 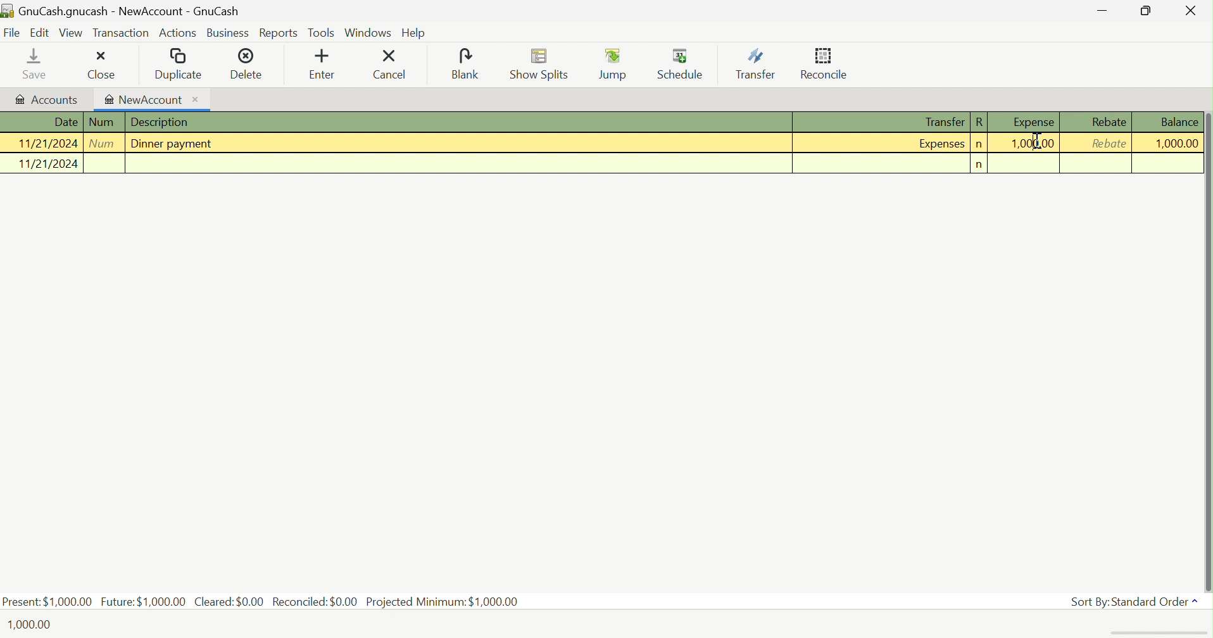 What do you see at coordinates (981, 163) in the screenshot?
I see `` at bounding box center [981, 163].